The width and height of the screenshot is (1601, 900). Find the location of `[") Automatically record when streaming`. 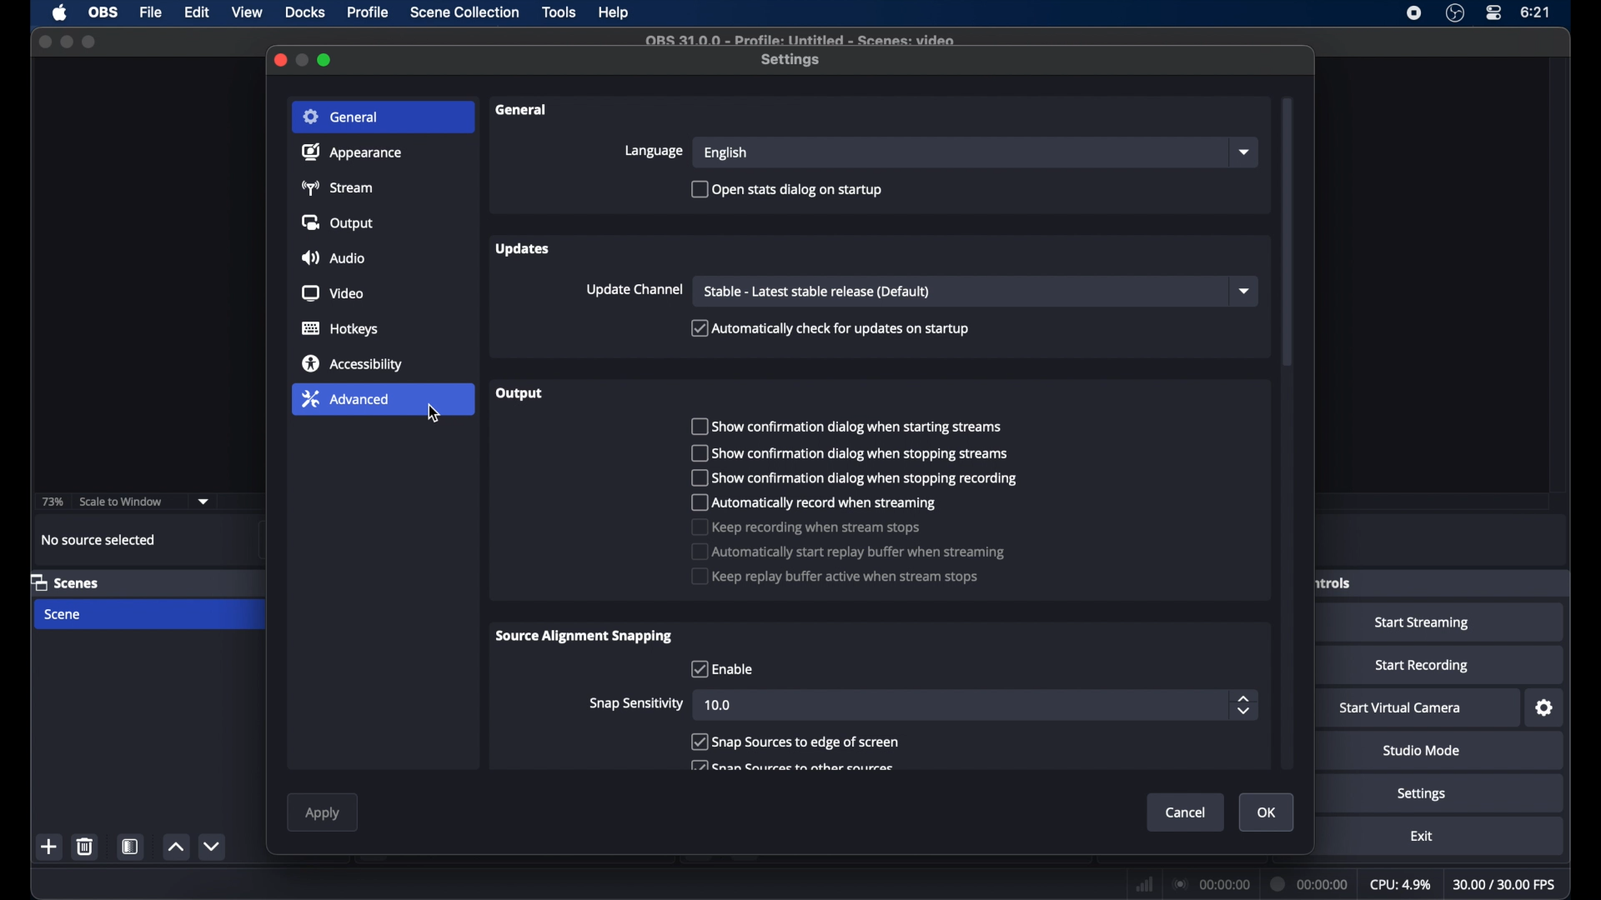

[") Automatically record when streaming is located at coordinates (821, 504).